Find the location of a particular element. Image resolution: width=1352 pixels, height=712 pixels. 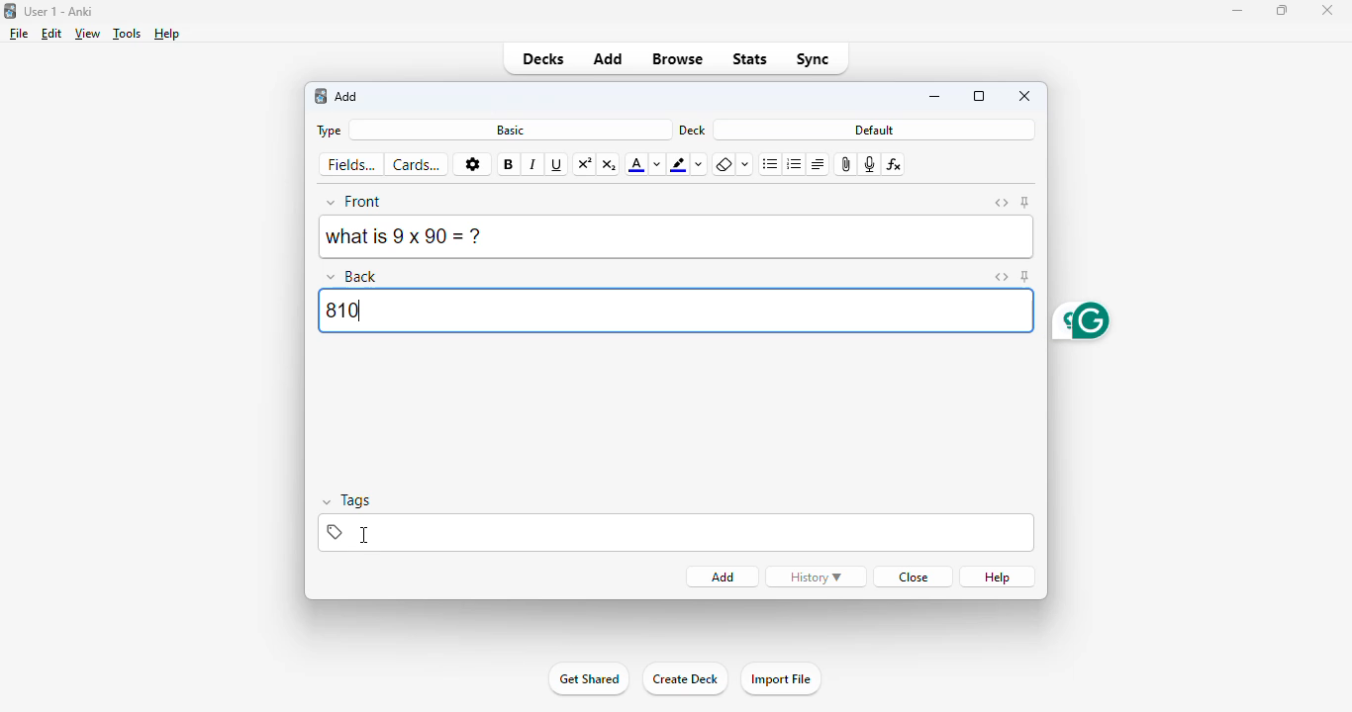

stats is located at coordinates (750, 60).